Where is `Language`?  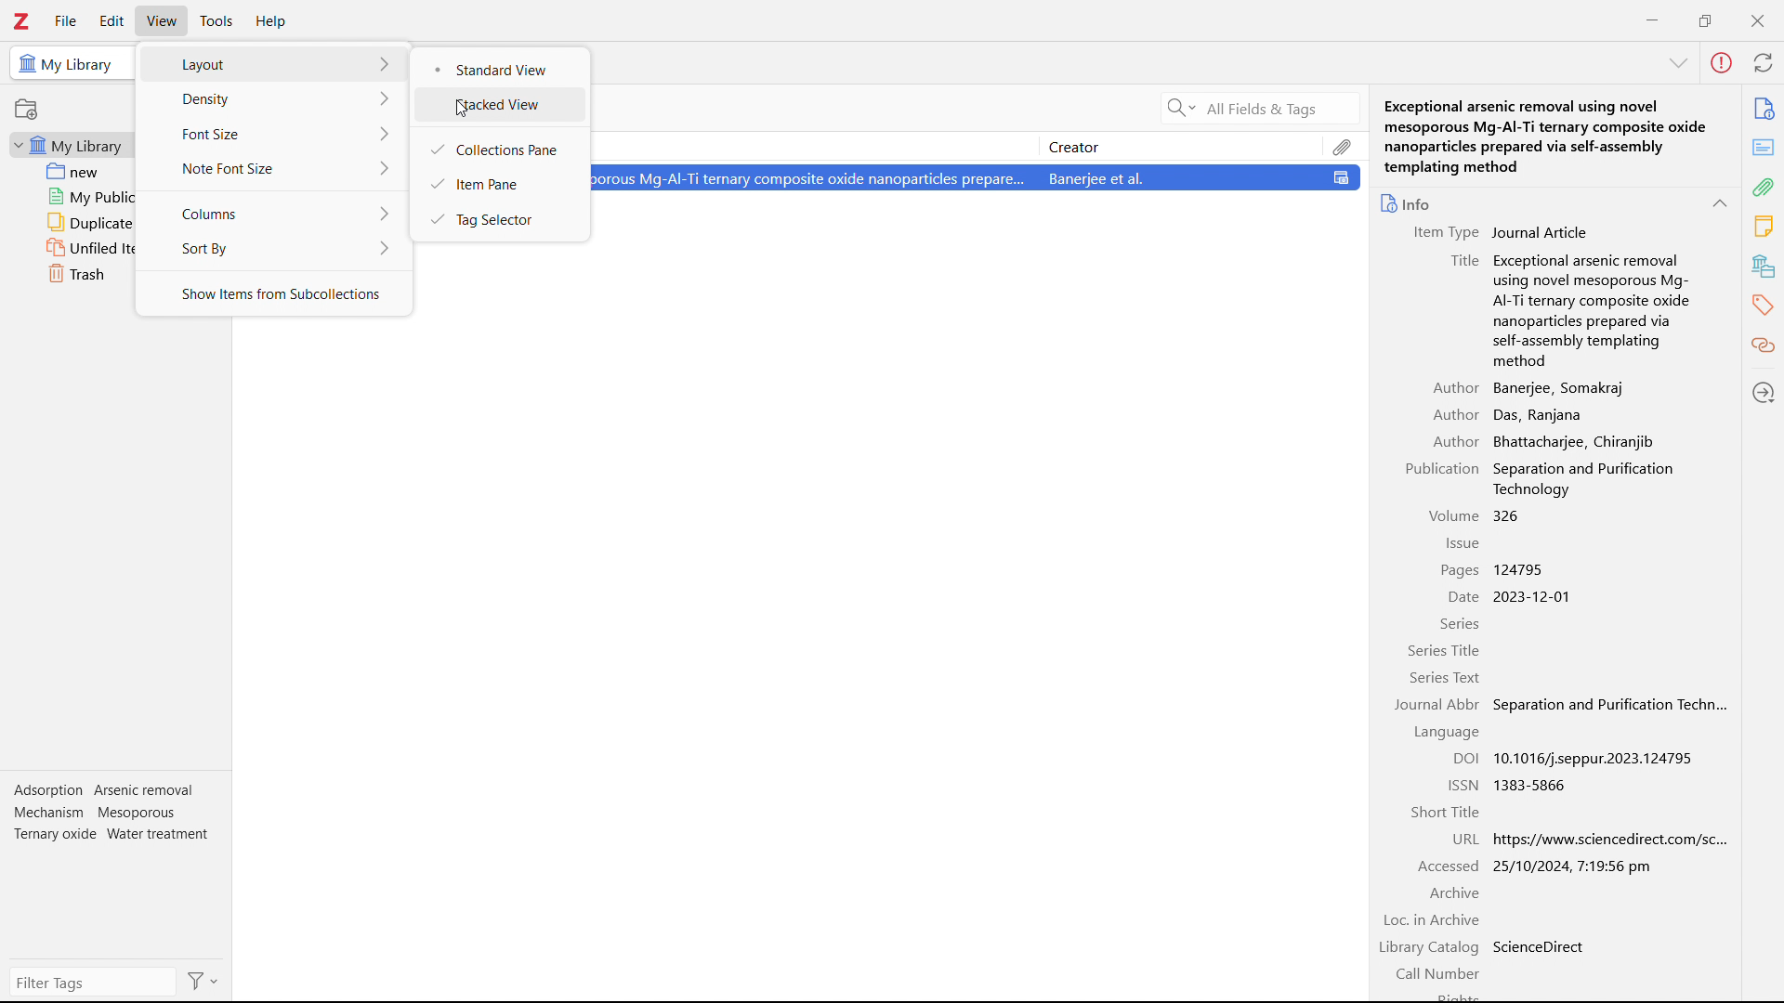
Language is located at coordinates (1446, 732).